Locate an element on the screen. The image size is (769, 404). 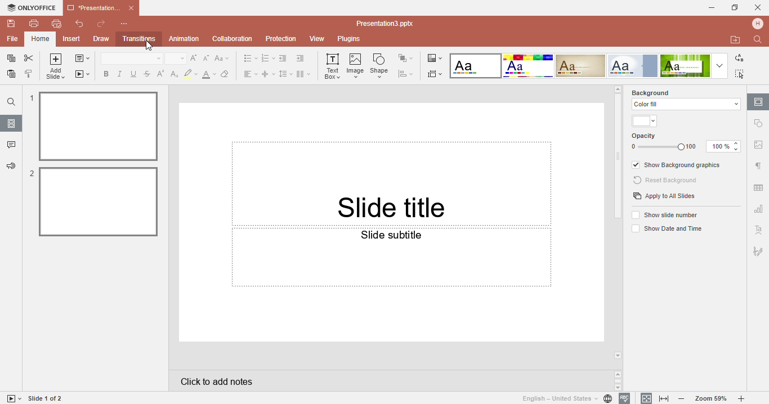
Reset background is located at coordinates (667, 181).